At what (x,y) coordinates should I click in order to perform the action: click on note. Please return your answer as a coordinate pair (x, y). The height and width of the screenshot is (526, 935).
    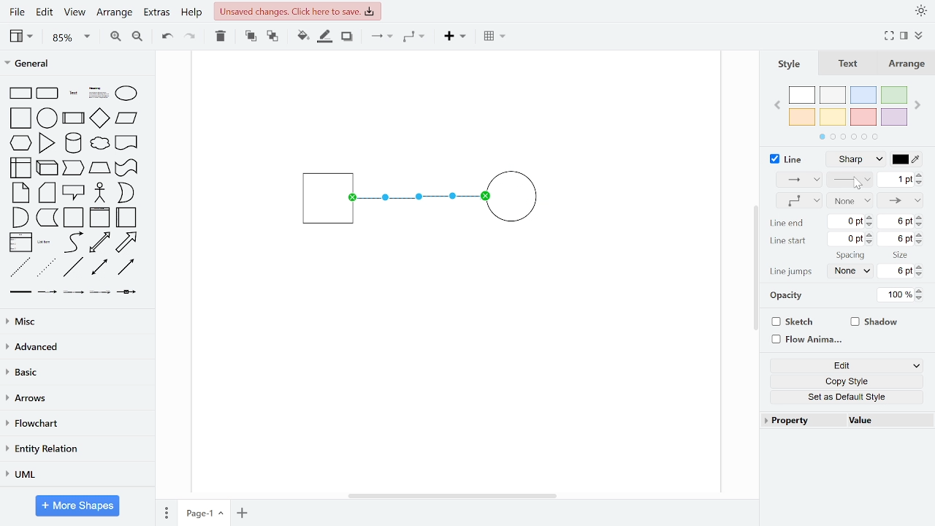
    Looking at the image, I should click on (22, 192).